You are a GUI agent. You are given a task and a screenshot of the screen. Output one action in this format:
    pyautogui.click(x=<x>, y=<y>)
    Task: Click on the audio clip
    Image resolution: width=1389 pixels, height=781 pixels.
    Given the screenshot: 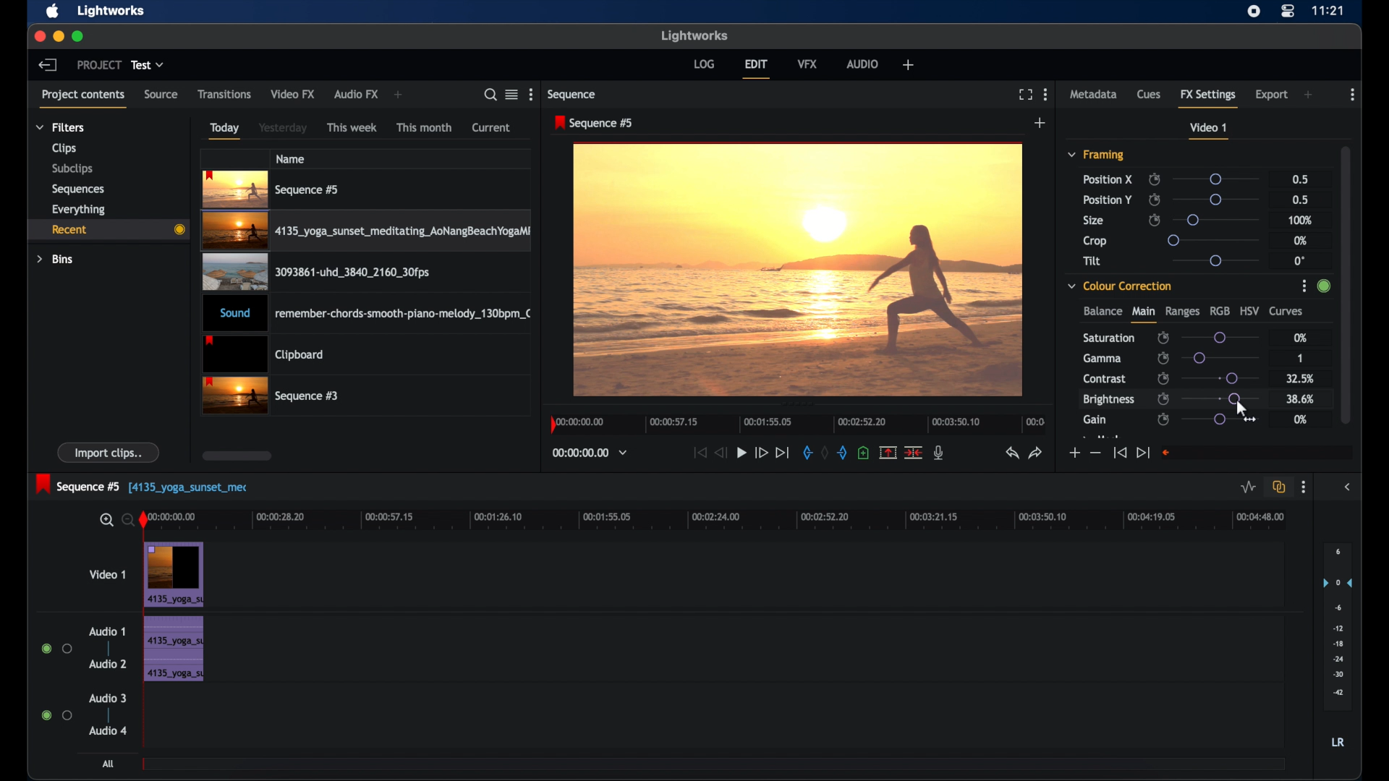 What is the action you would take?
    pyautogui.click(x=369, y=315)
    